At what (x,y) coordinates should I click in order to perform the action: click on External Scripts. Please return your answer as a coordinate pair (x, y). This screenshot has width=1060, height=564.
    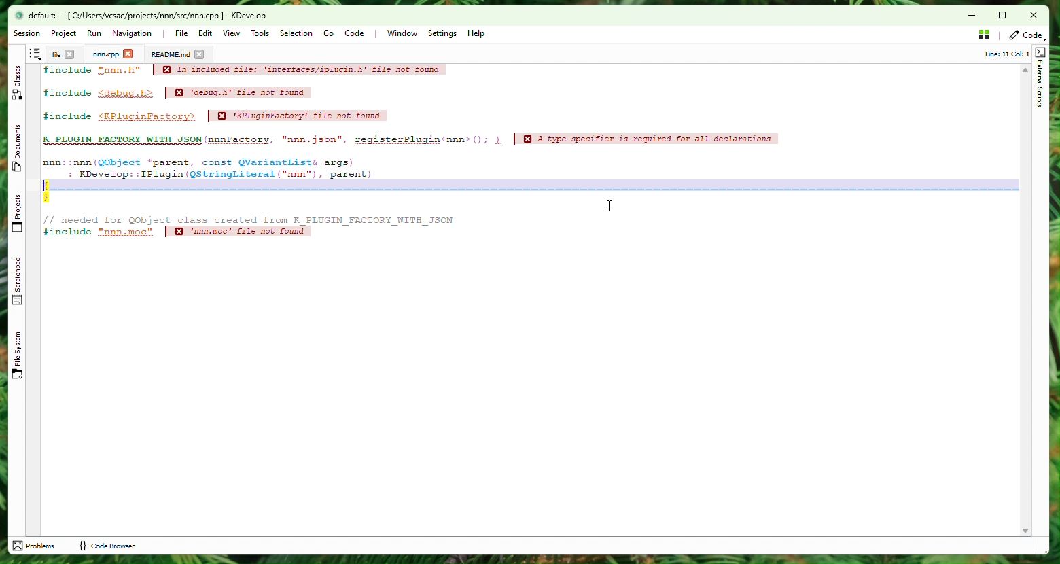
    Looking at the image, I should click on (1040, 80).